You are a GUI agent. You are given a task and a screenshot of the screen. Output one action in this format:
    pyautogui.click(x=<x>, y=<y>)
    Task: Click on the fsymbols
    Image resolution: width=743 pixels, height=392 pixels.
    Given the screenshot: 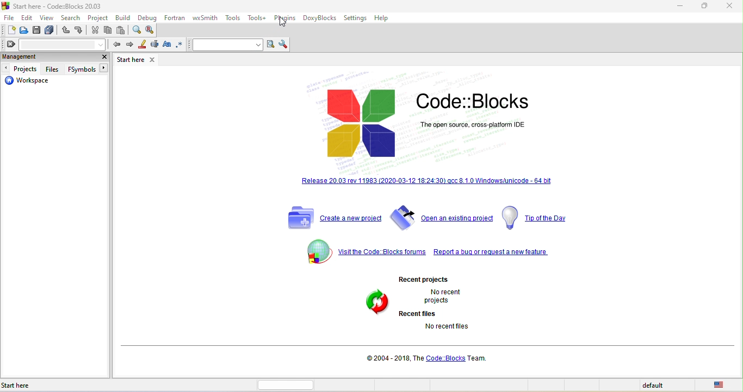 What is the action you would take?
    pyautogui.click(x=86, y=68)
    